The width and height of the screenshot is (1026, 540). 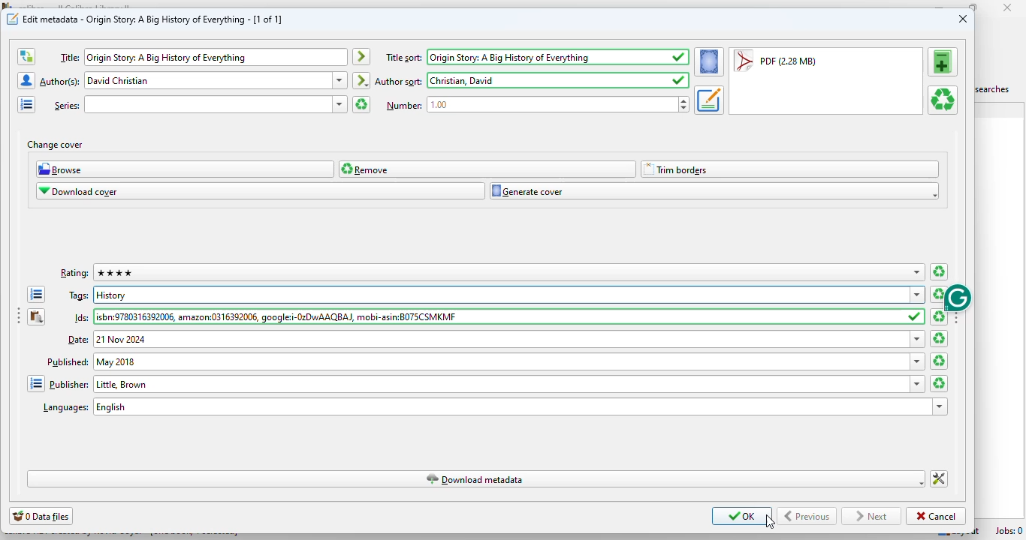 I want to click on dropdown, so click(x=917, y=272).